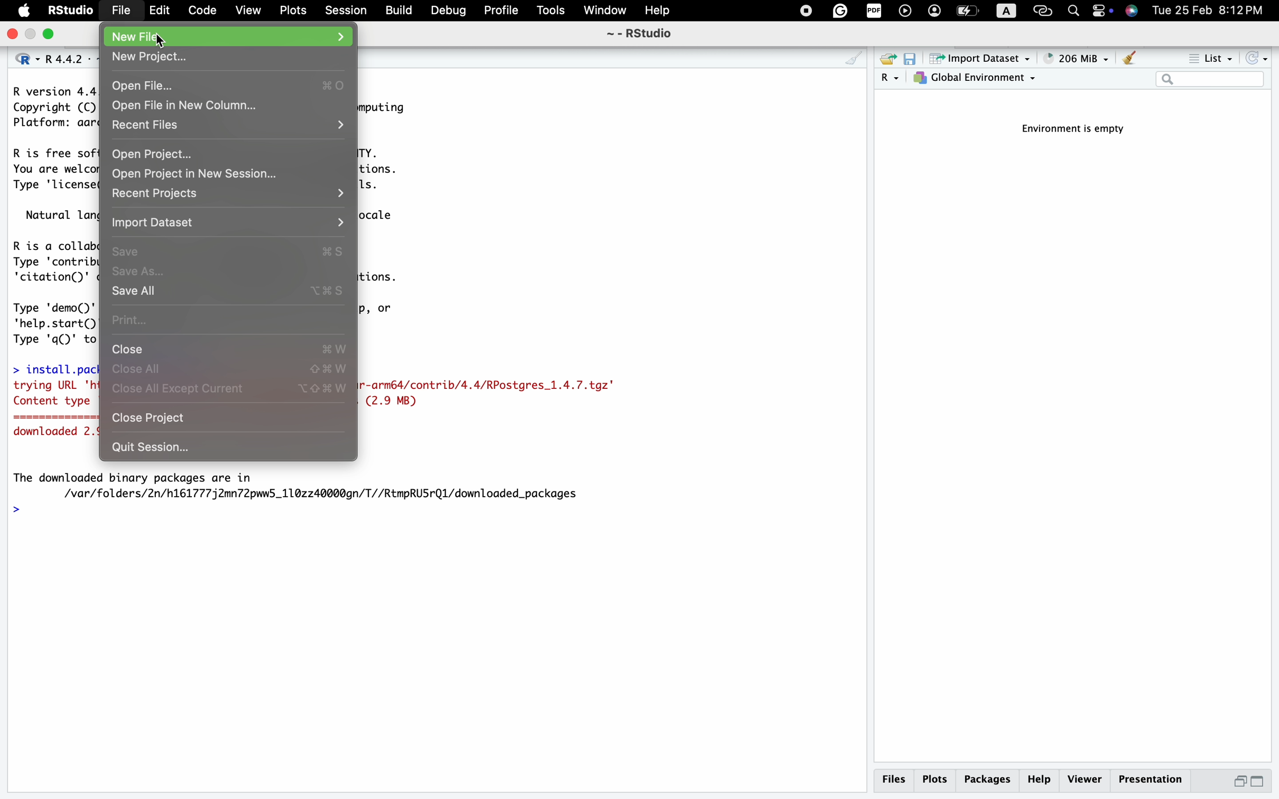 This screenshot has height=799, width=1279. I want to click on save all, so click(231, 292).